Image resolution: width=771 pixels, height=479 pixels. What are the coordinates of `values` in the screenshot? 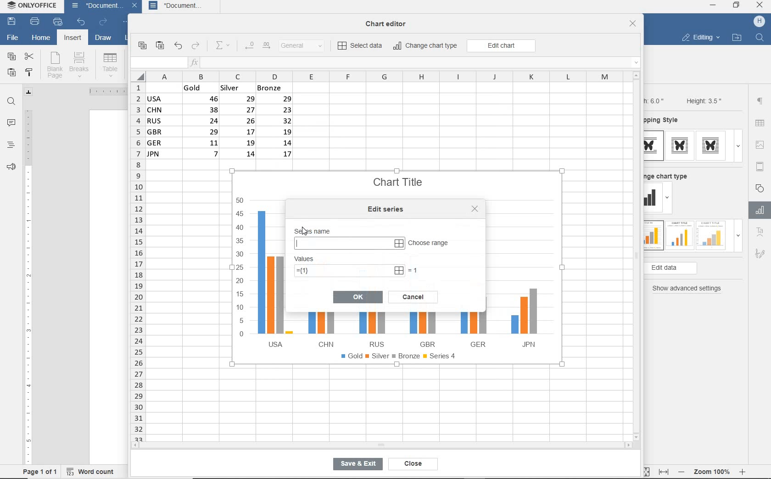 It's located at (313, 259).